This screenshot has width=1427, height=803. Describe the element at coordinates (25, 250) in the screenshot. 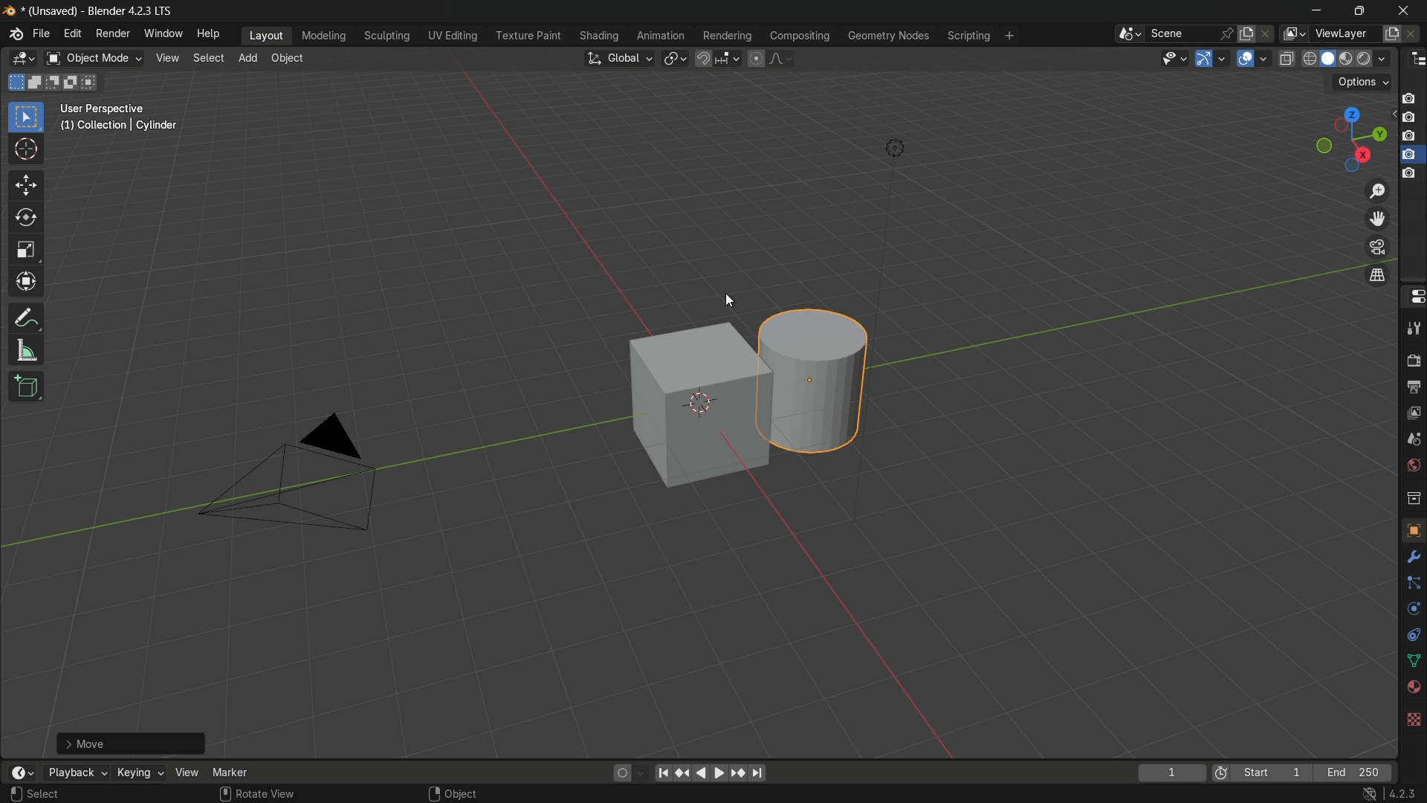

I see `scale` at that location.